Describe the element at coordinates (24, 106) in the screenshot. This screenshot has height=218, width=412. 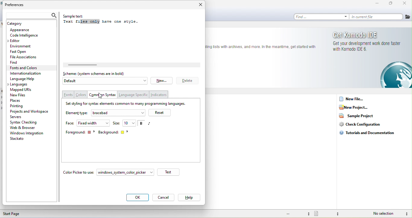
I see `printing` at that location.